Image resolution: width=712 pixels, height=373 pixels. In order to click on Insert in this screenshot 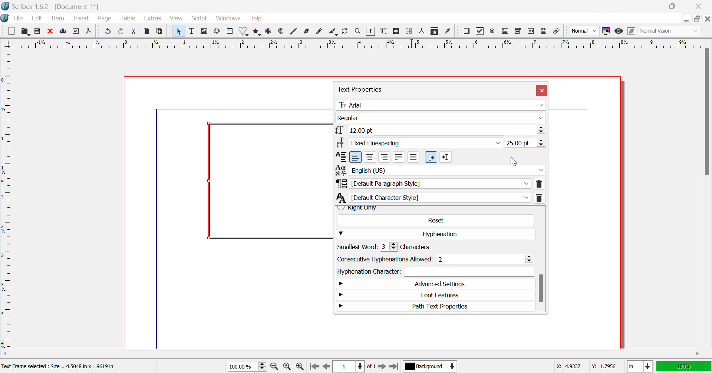, I will do `click(82, 19)`.